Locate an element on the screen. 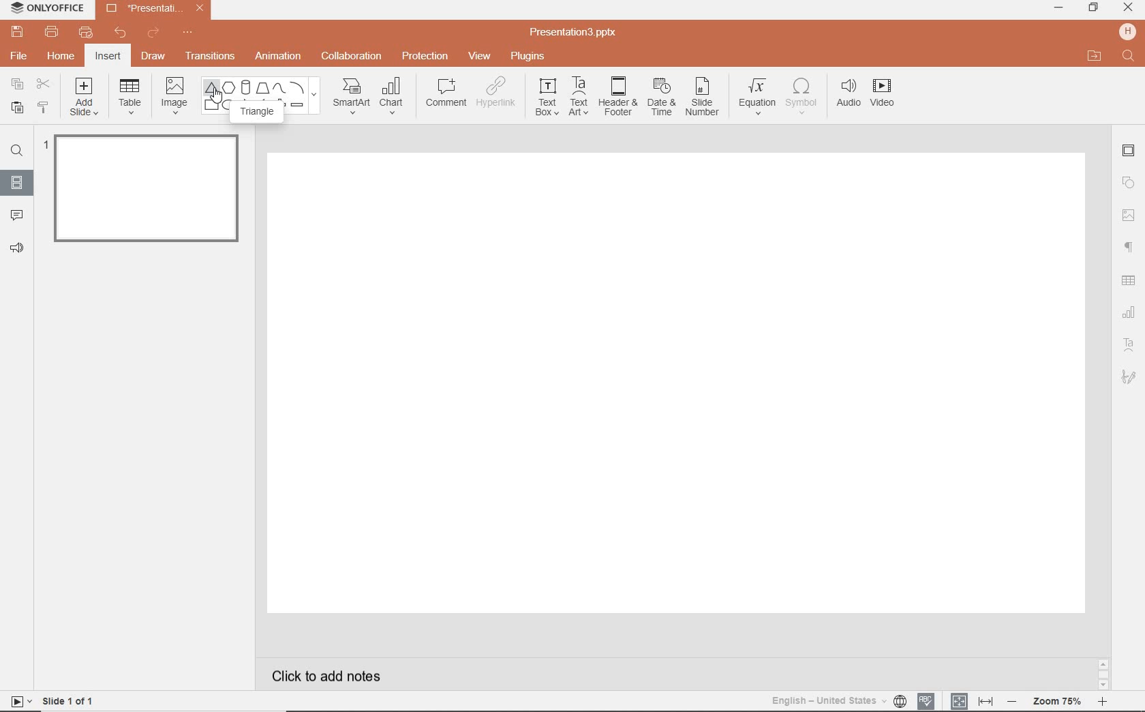  INSERT is located at coordinates (107, 57).